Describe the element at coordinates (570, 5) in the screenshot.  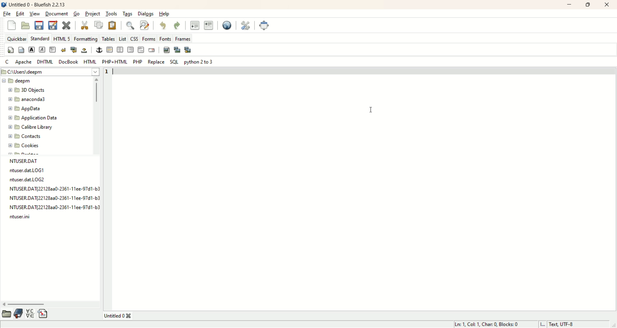
I see `minimize` at that location.